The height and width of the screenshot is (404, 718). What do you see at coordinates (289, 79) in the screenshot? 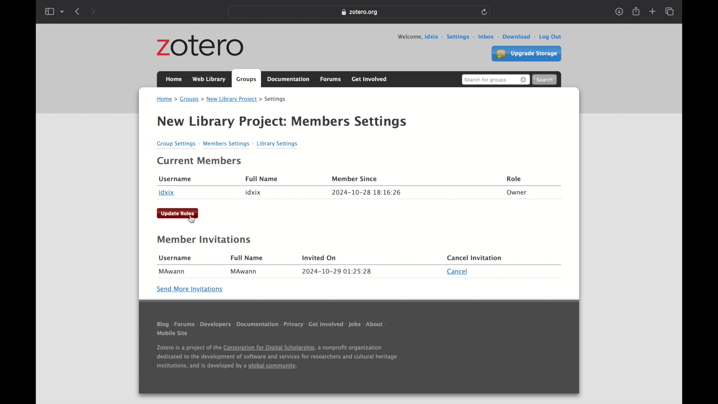
I see `documentation` at bounding box center [289, 79].